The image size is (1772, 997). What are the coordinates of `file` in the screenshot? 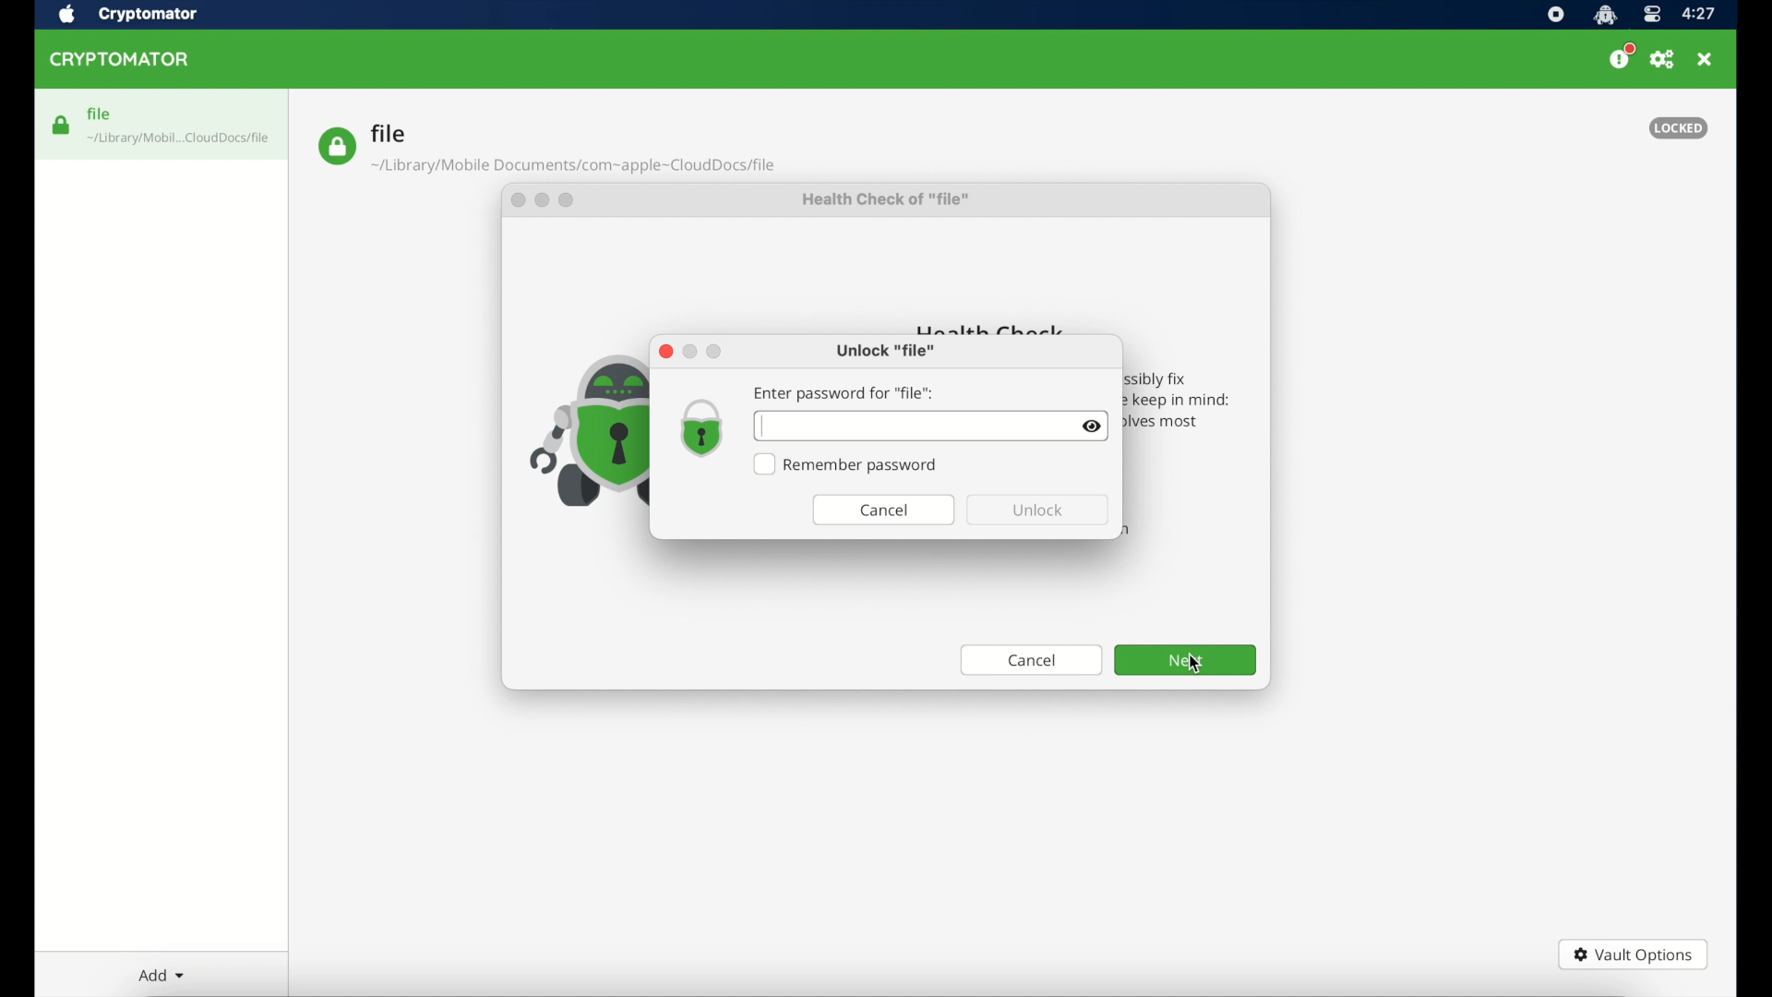 It's located at (546, 149).